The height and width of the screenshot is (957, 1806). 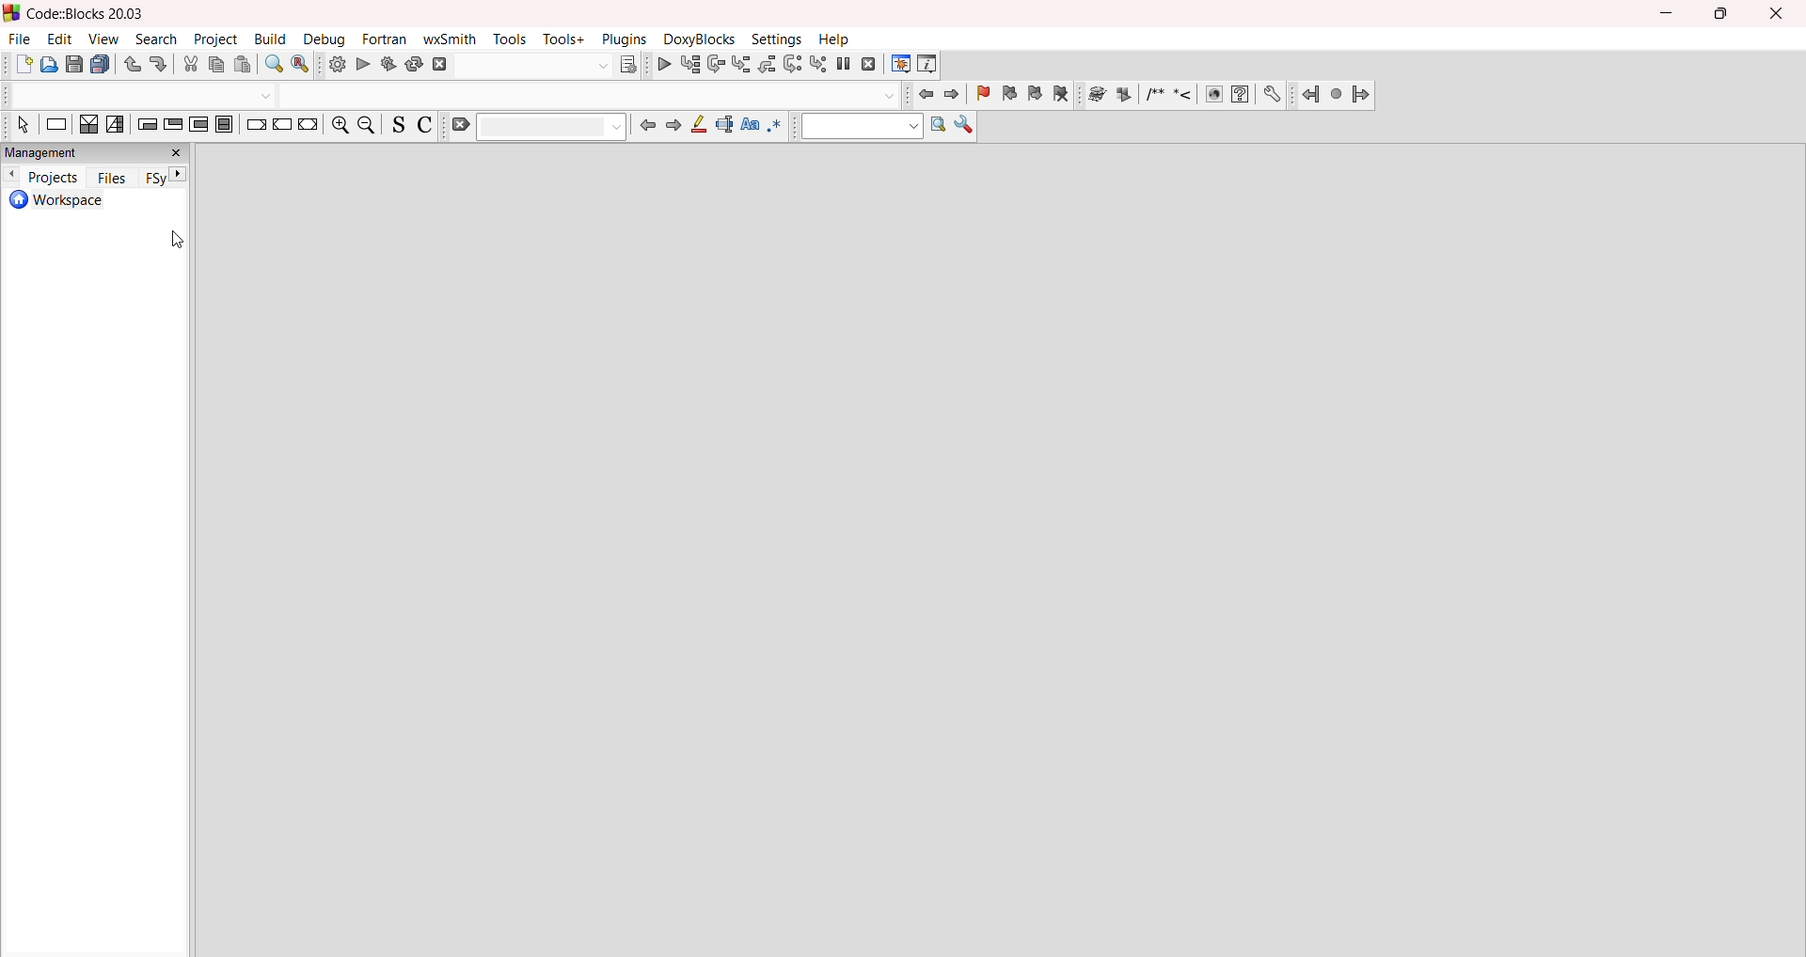 I want to click on return instruction, so click(x=311, y=128).